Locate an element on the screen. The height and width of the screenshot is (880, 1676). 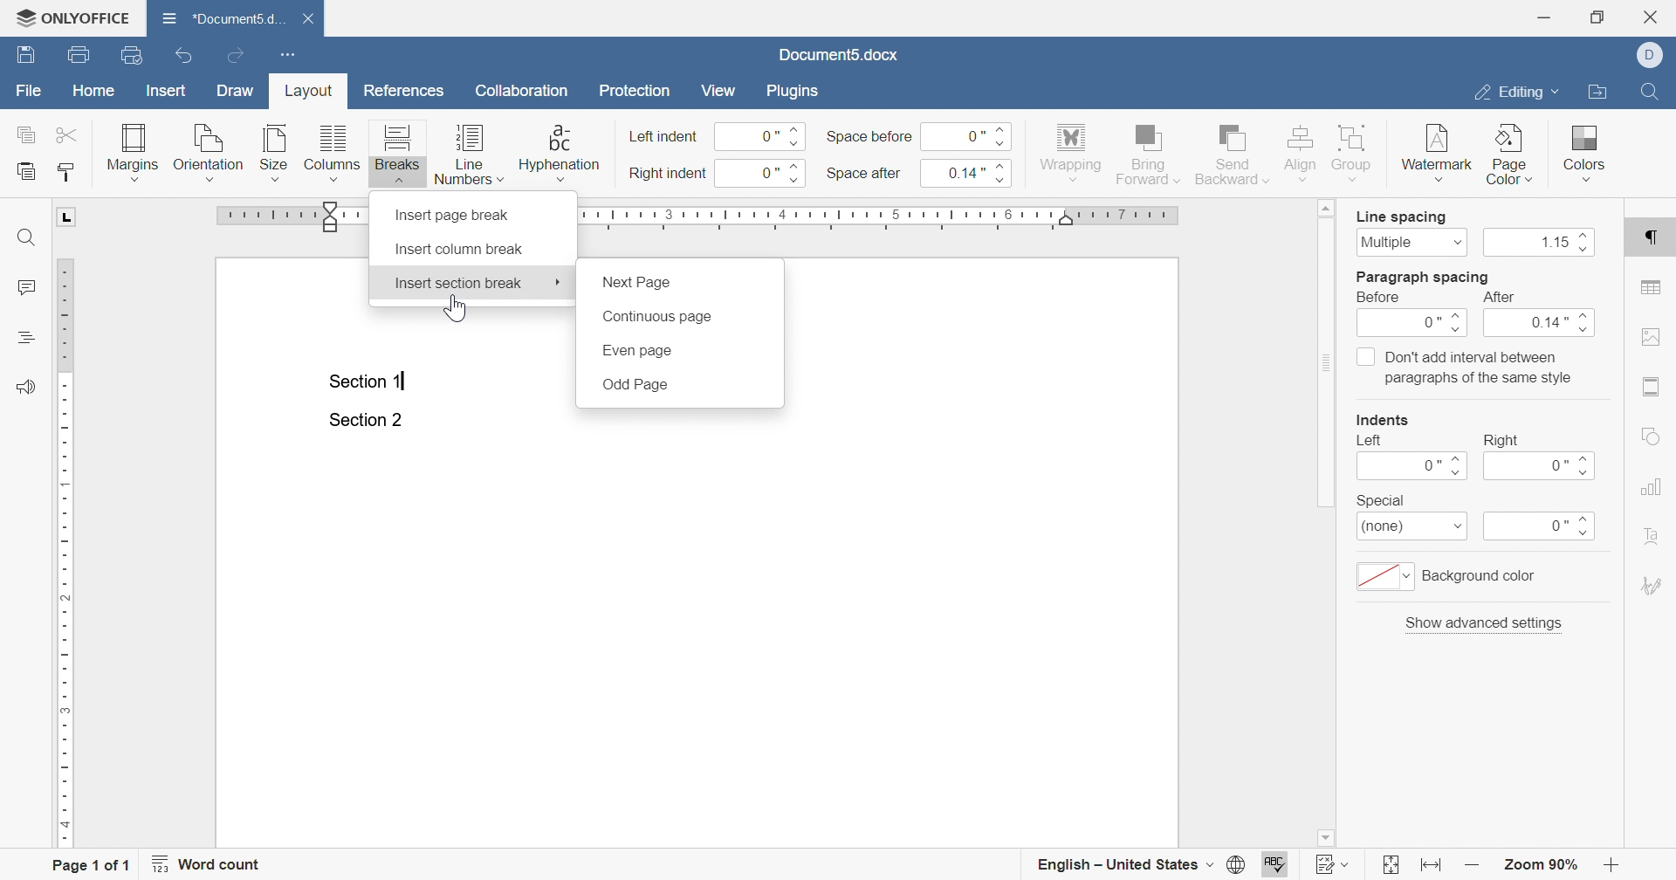
copy is located at coordinates (24, 134).